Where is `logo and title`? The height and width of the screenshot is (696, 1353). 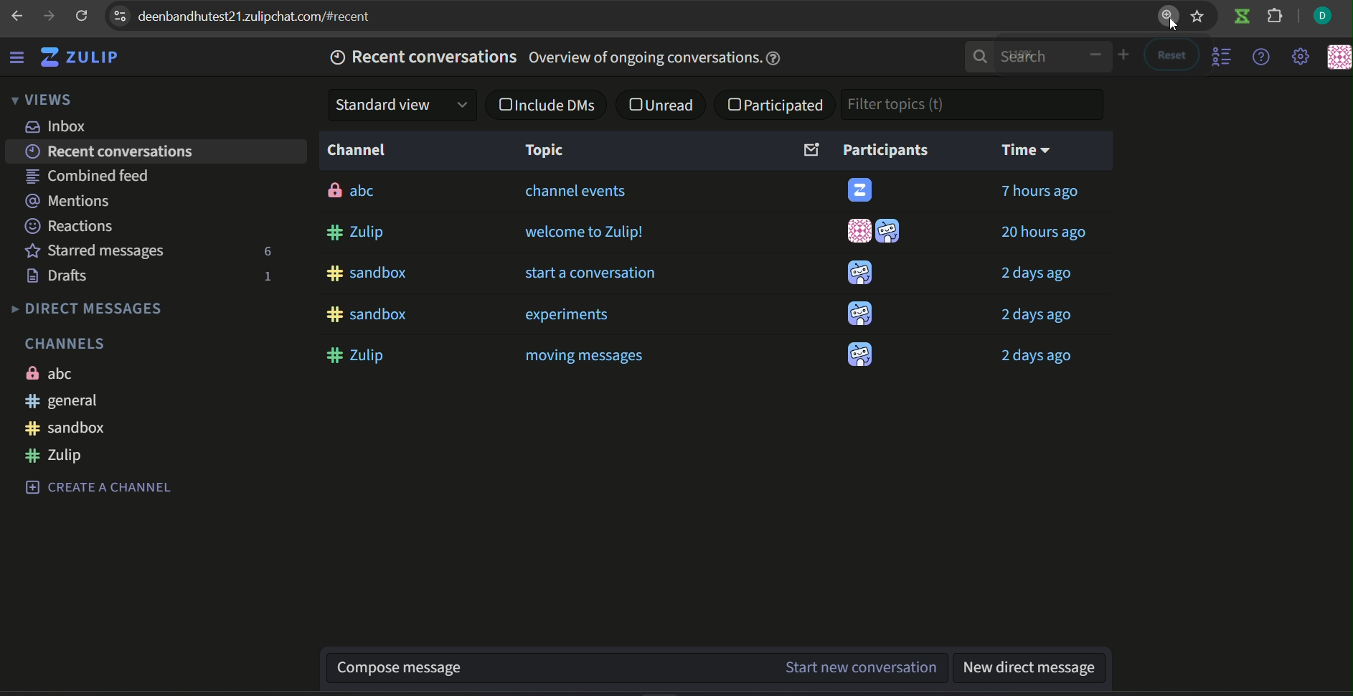 logo and title is located at coordinates (80, 58).